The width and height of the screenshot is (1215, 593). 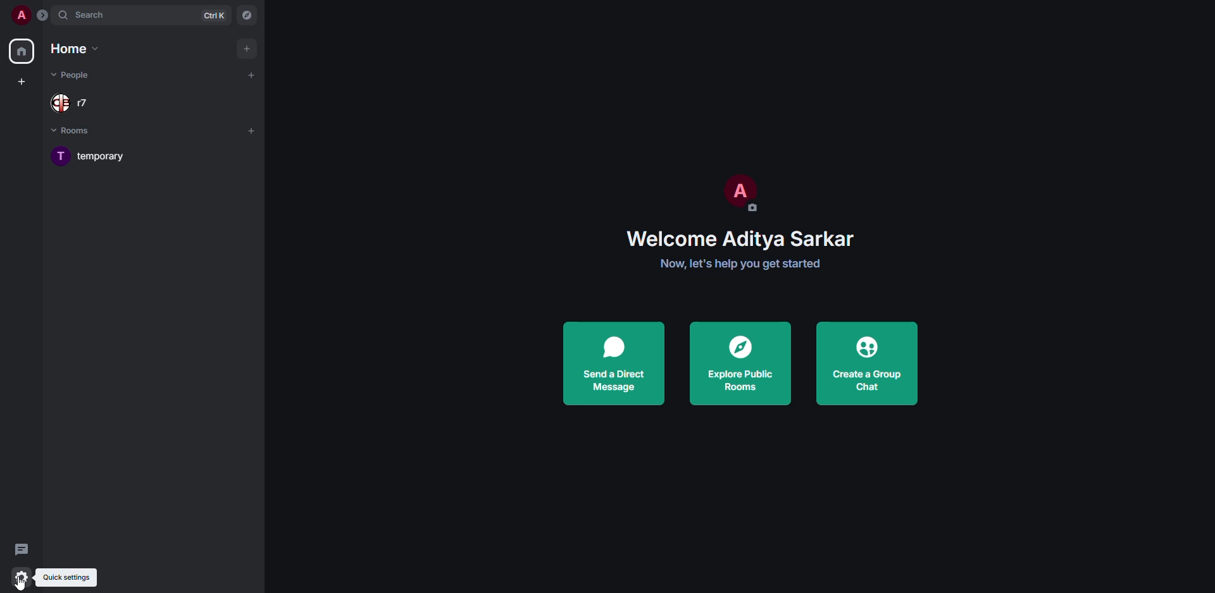 I want to click on add, so click(x=247, y=47).